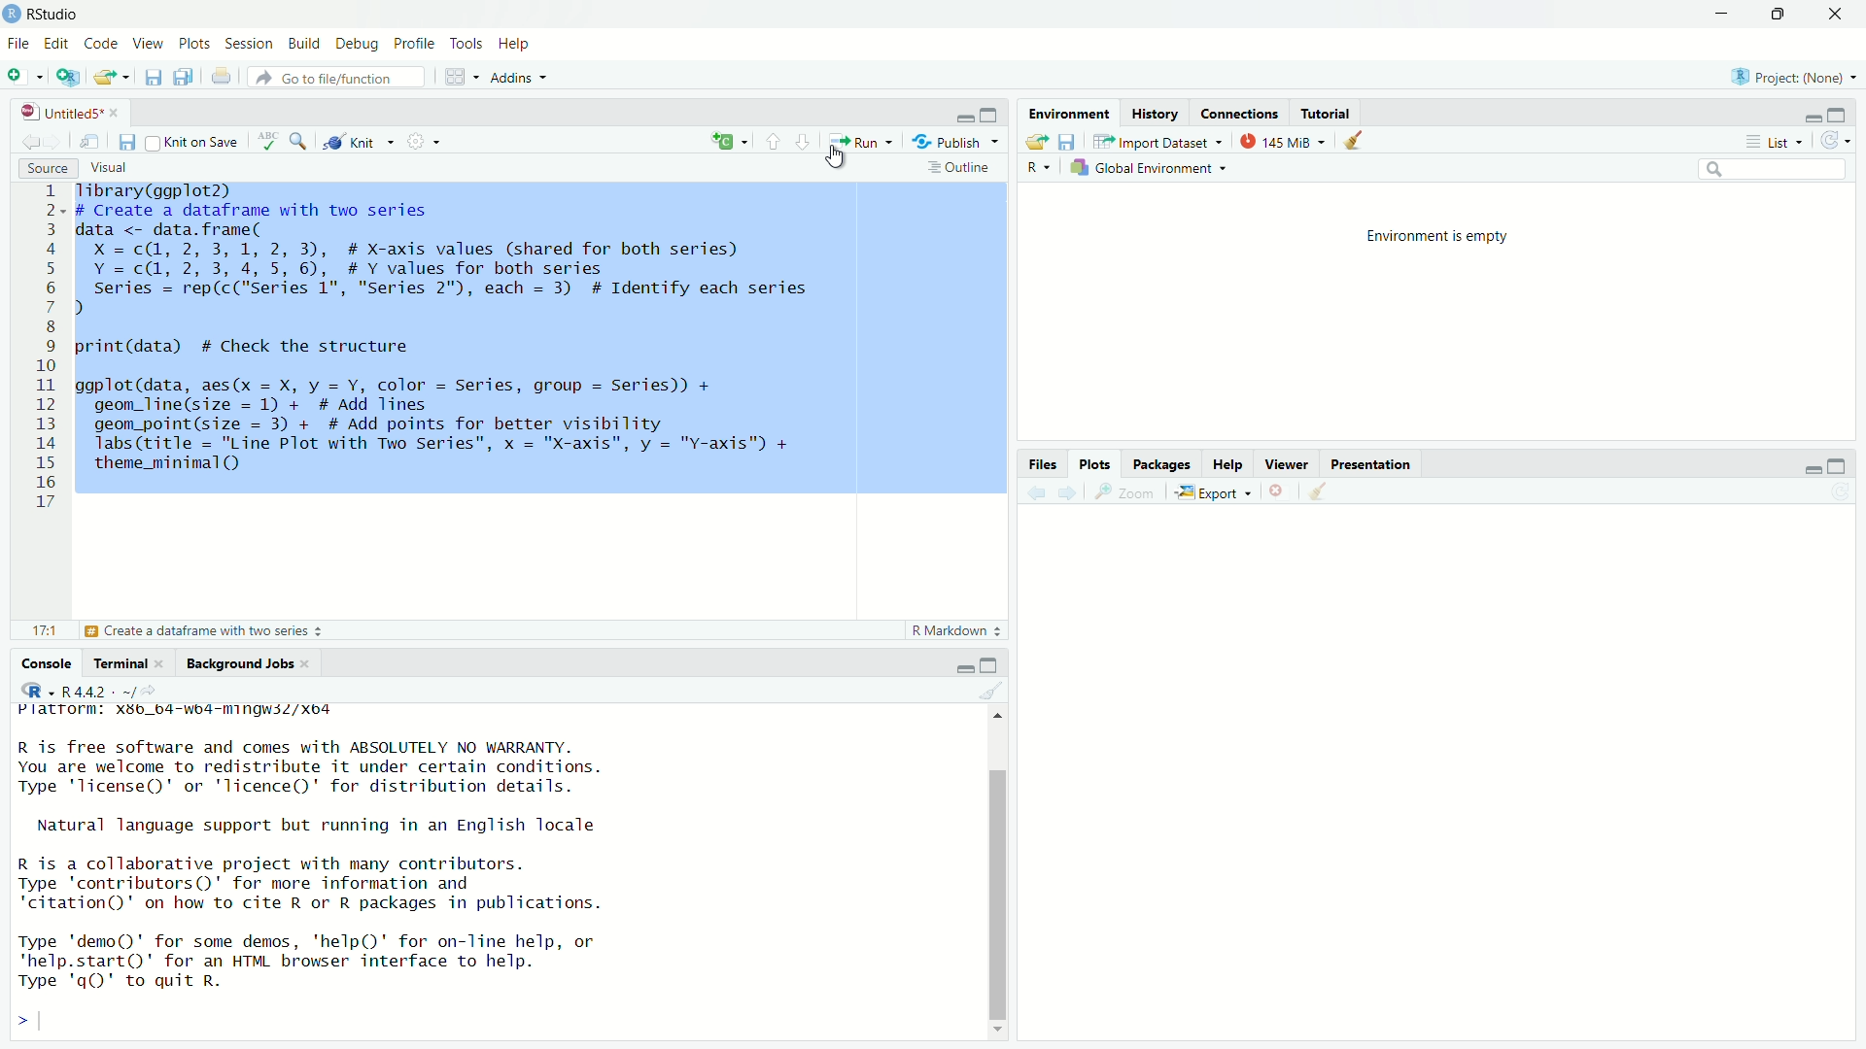  I want to click on Run the current line or selection, so click(859, 141).